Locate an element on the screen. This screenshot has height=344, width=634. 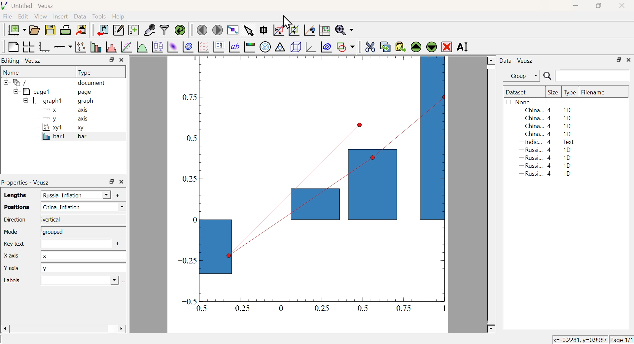
China_Inflation is located at coordinates (80, 206).